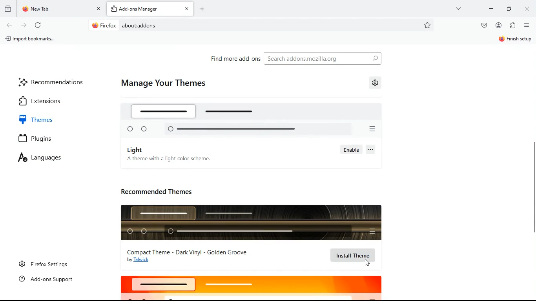 The image size is (536, 301). I want to click on minimize, so click(489, 8).